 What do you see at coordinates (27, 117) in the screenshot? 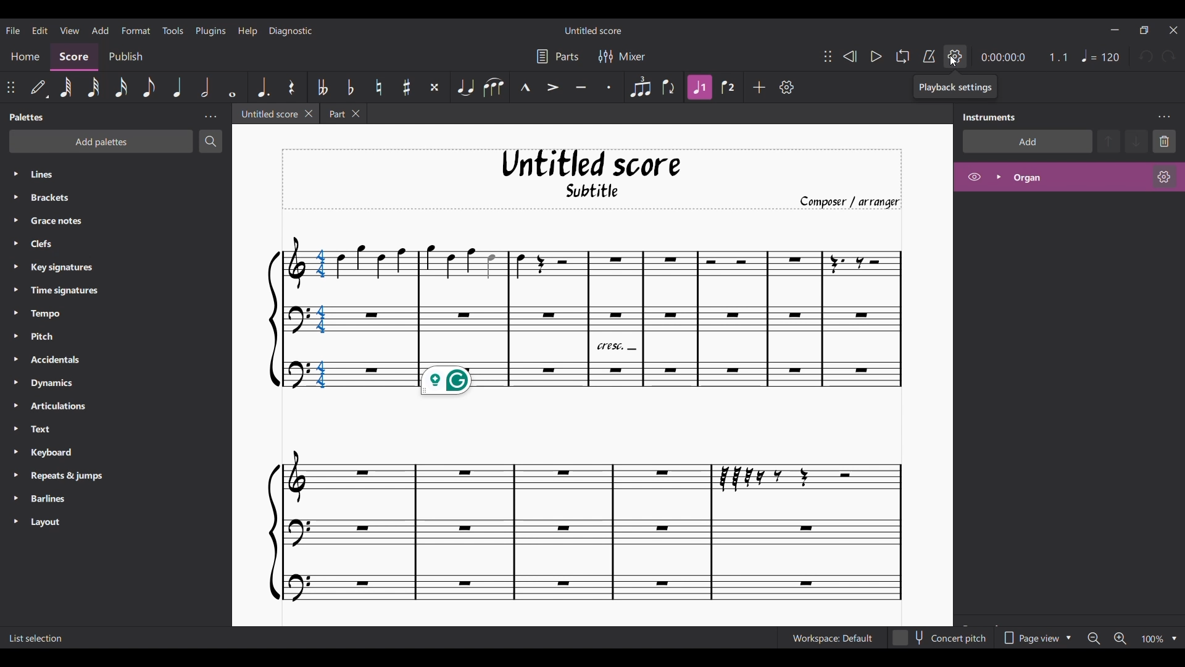
I see `Palette title` at bounding box center [27, 117].